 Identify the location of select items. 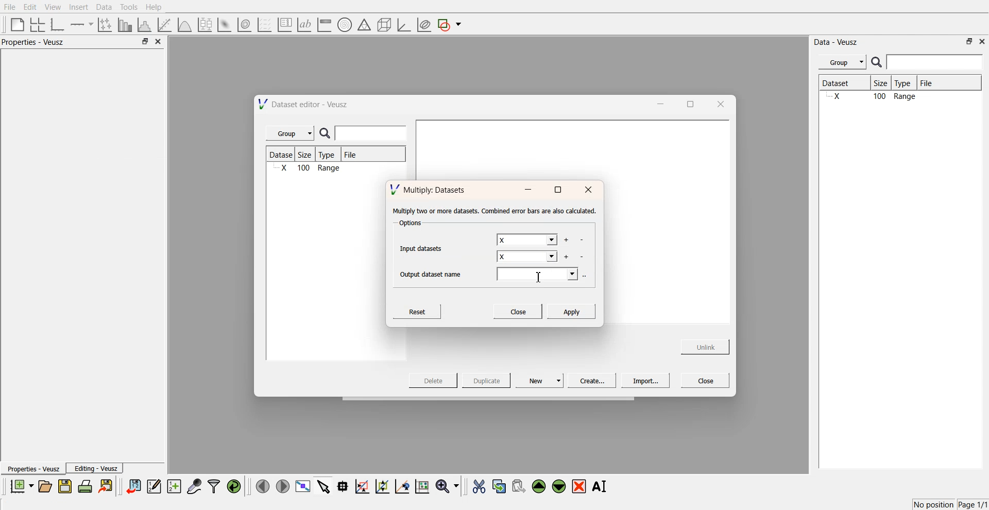
(323, 486).